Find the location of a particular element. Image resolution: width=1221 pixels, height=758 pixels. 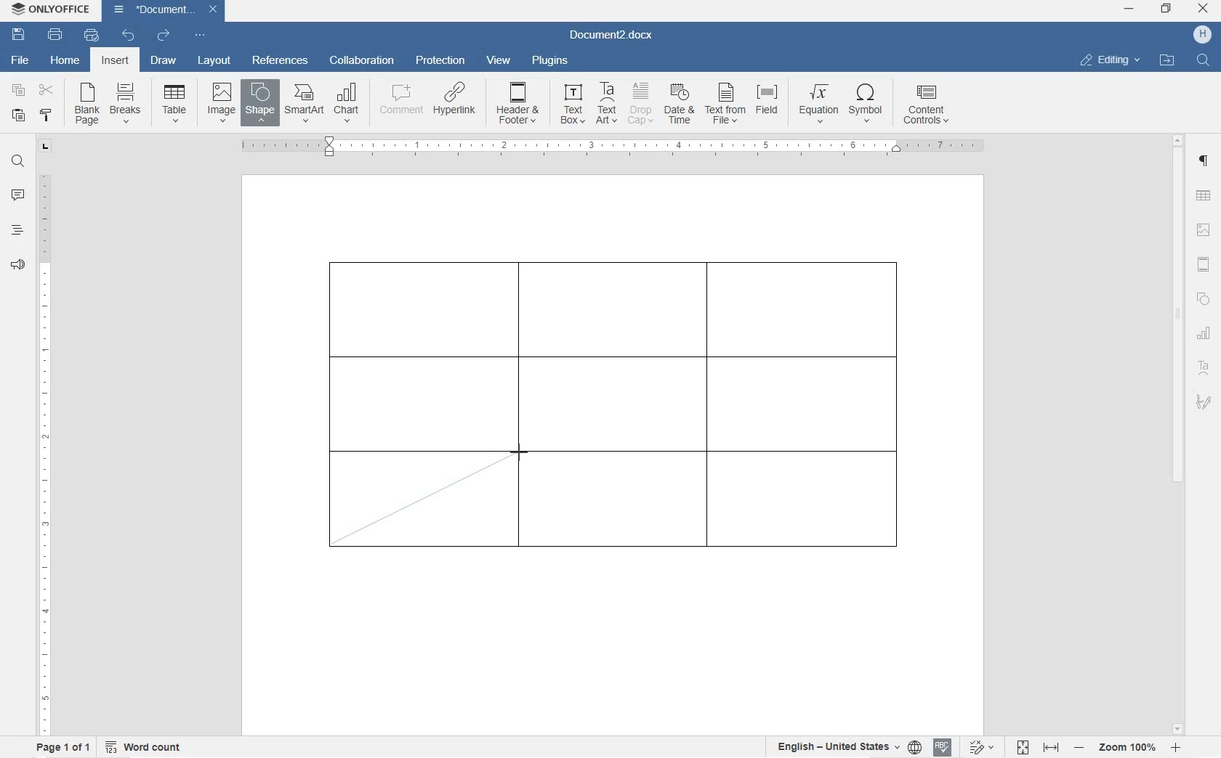

drawing diagonal line border is located at coordinates (423, 498).